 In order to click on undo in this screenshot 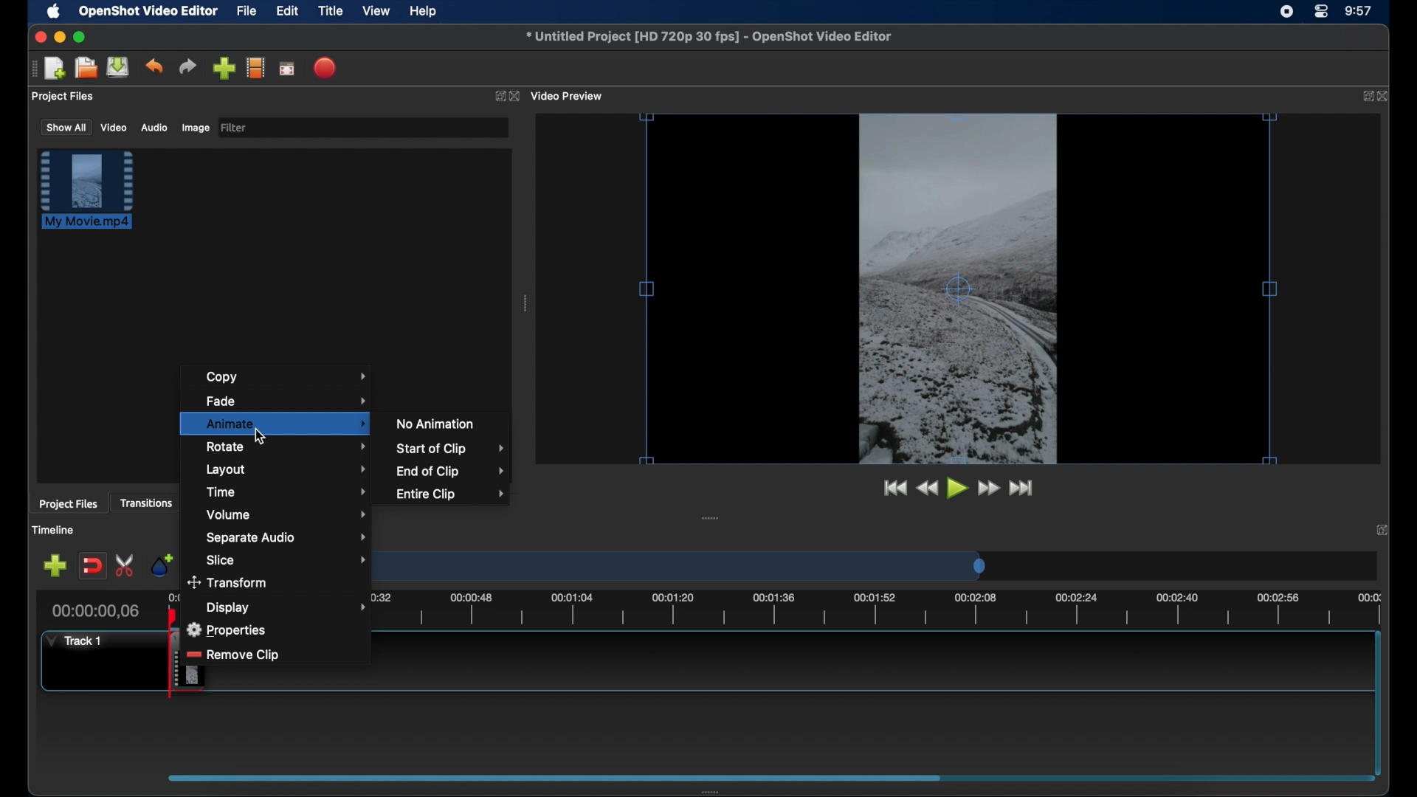, I will do `click(154, 66)`.